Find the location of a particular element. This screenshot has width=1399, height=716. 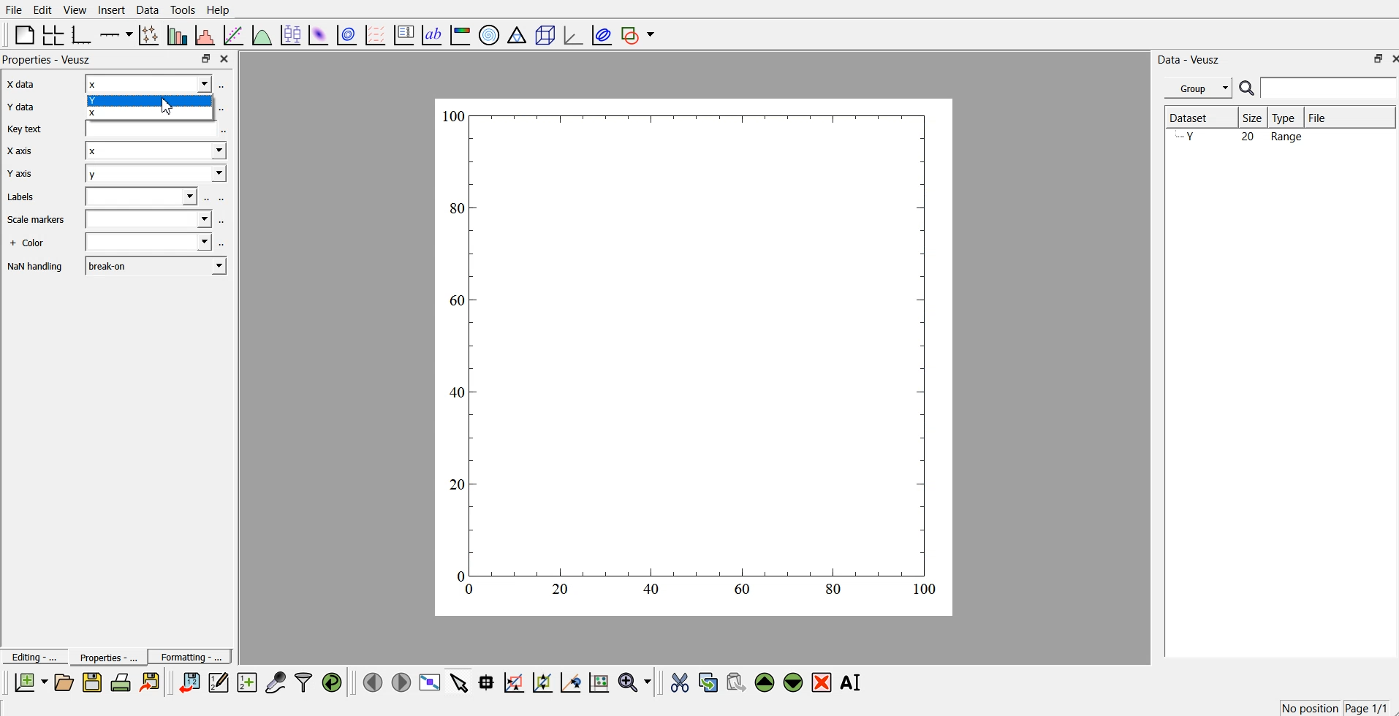

field is located at coordinates (155, 129).